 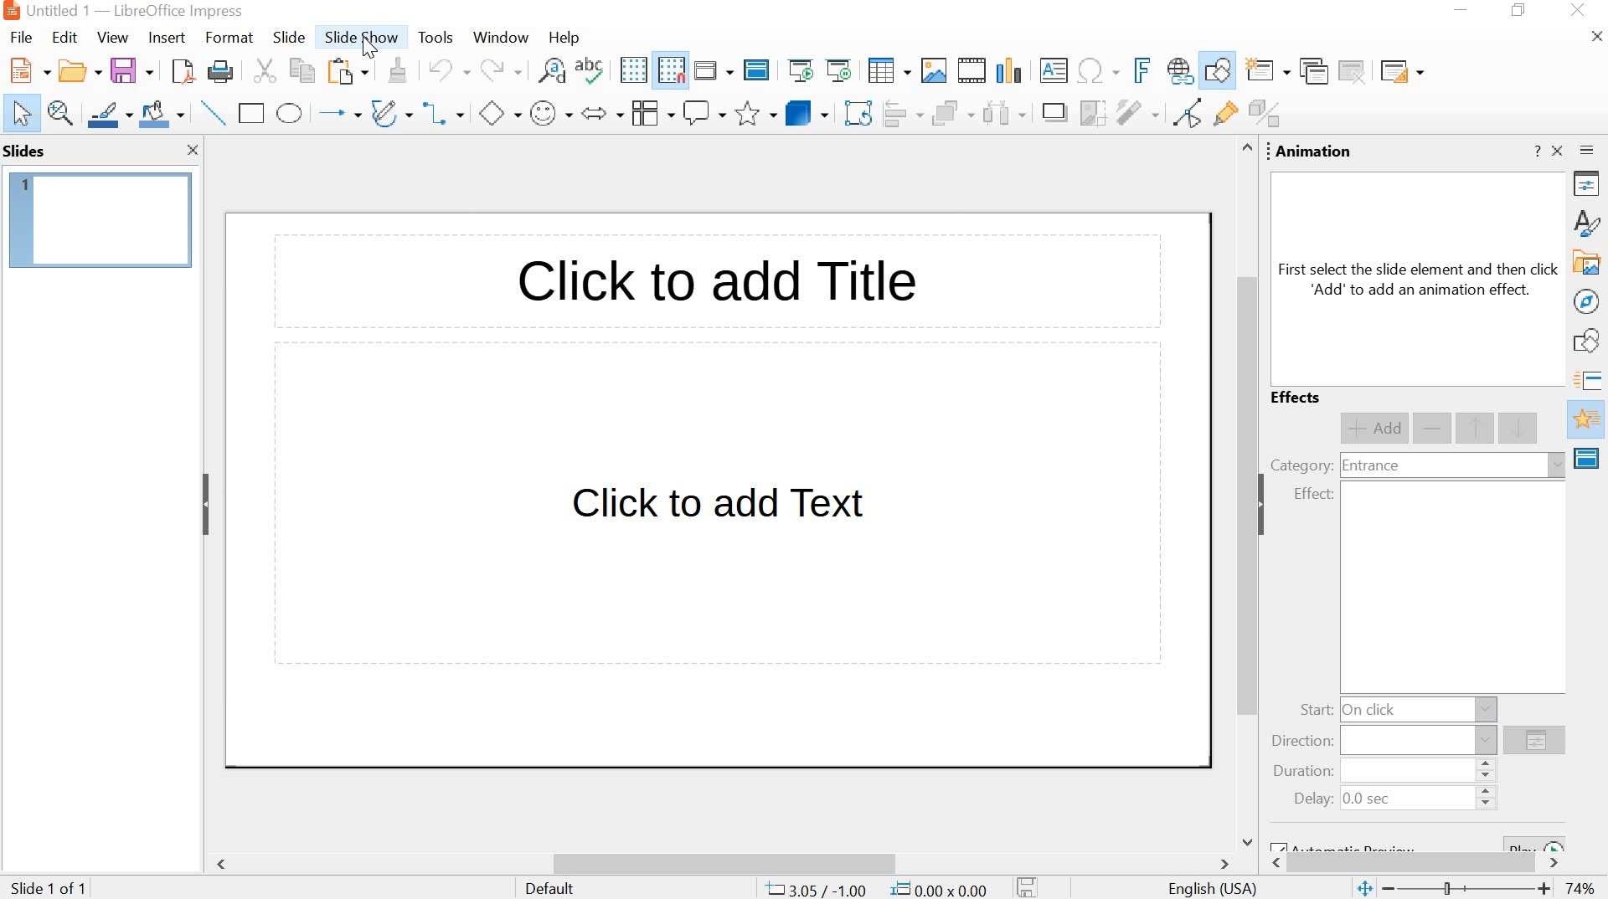 I want to click on properties, so click(x=1590, y=187).